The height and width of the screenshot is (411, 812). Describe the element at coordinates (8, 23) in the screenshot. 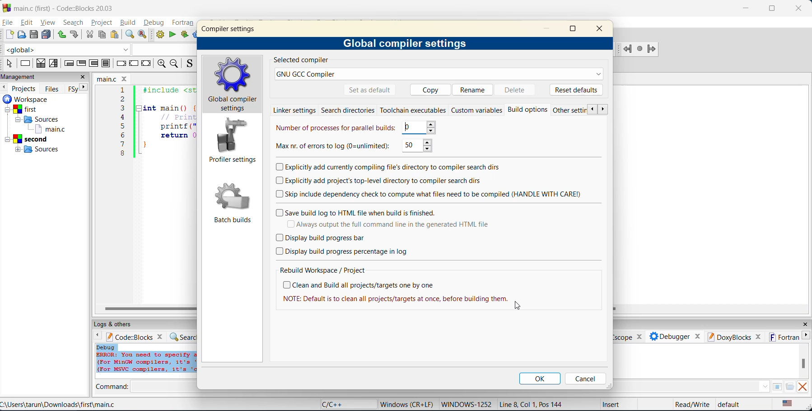

I see `file` at that location.